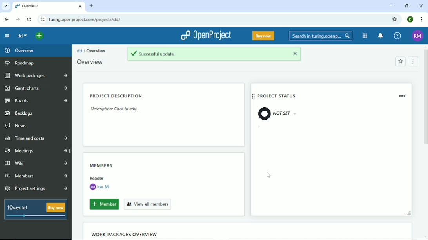  I want to click on To notification center, so click(380, 36).